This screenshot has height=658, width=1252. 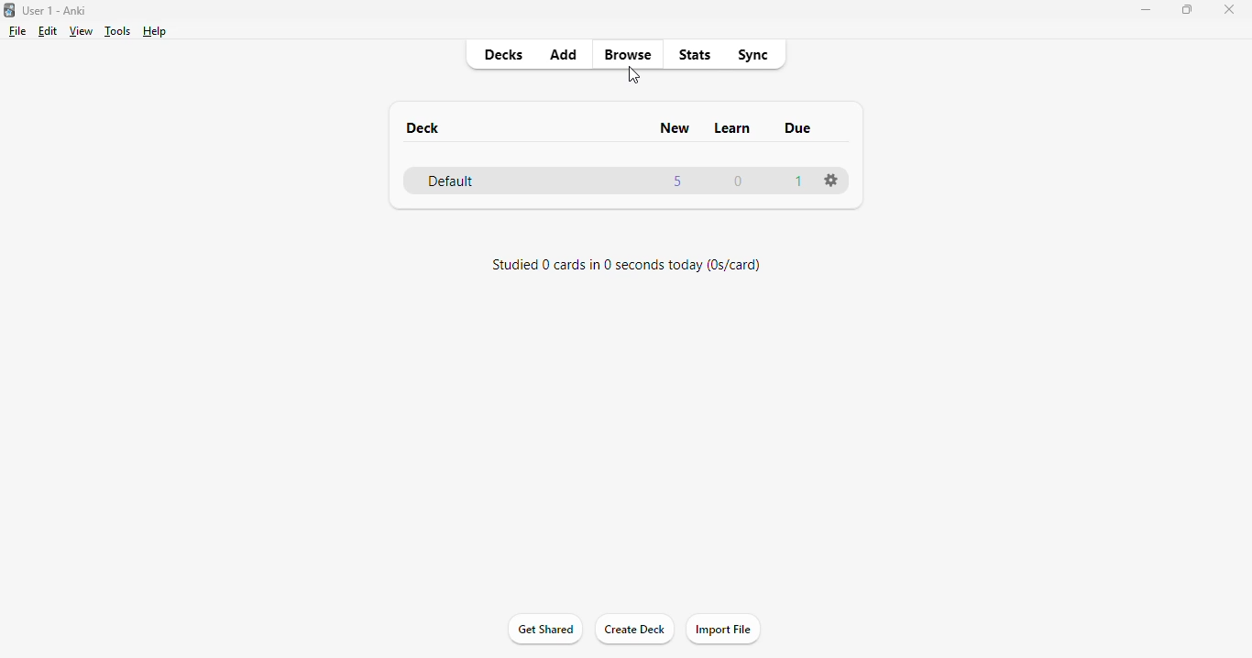 What do you see at coordinates (752, 55) in the screenshot?
I see `sync` at bounding box center [752, 55].